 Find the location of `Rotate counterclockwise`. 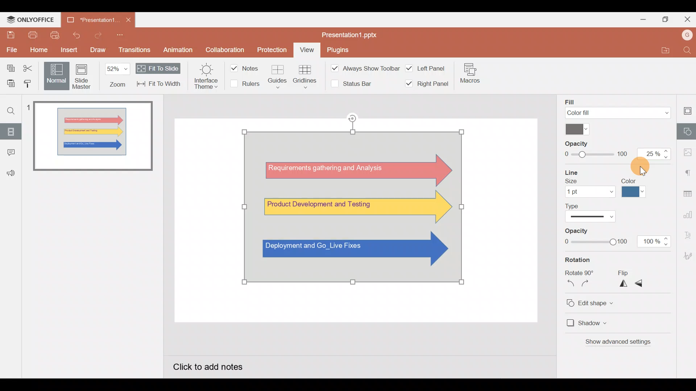

Rotate counterclockwise is located at coordinates (568, 284).